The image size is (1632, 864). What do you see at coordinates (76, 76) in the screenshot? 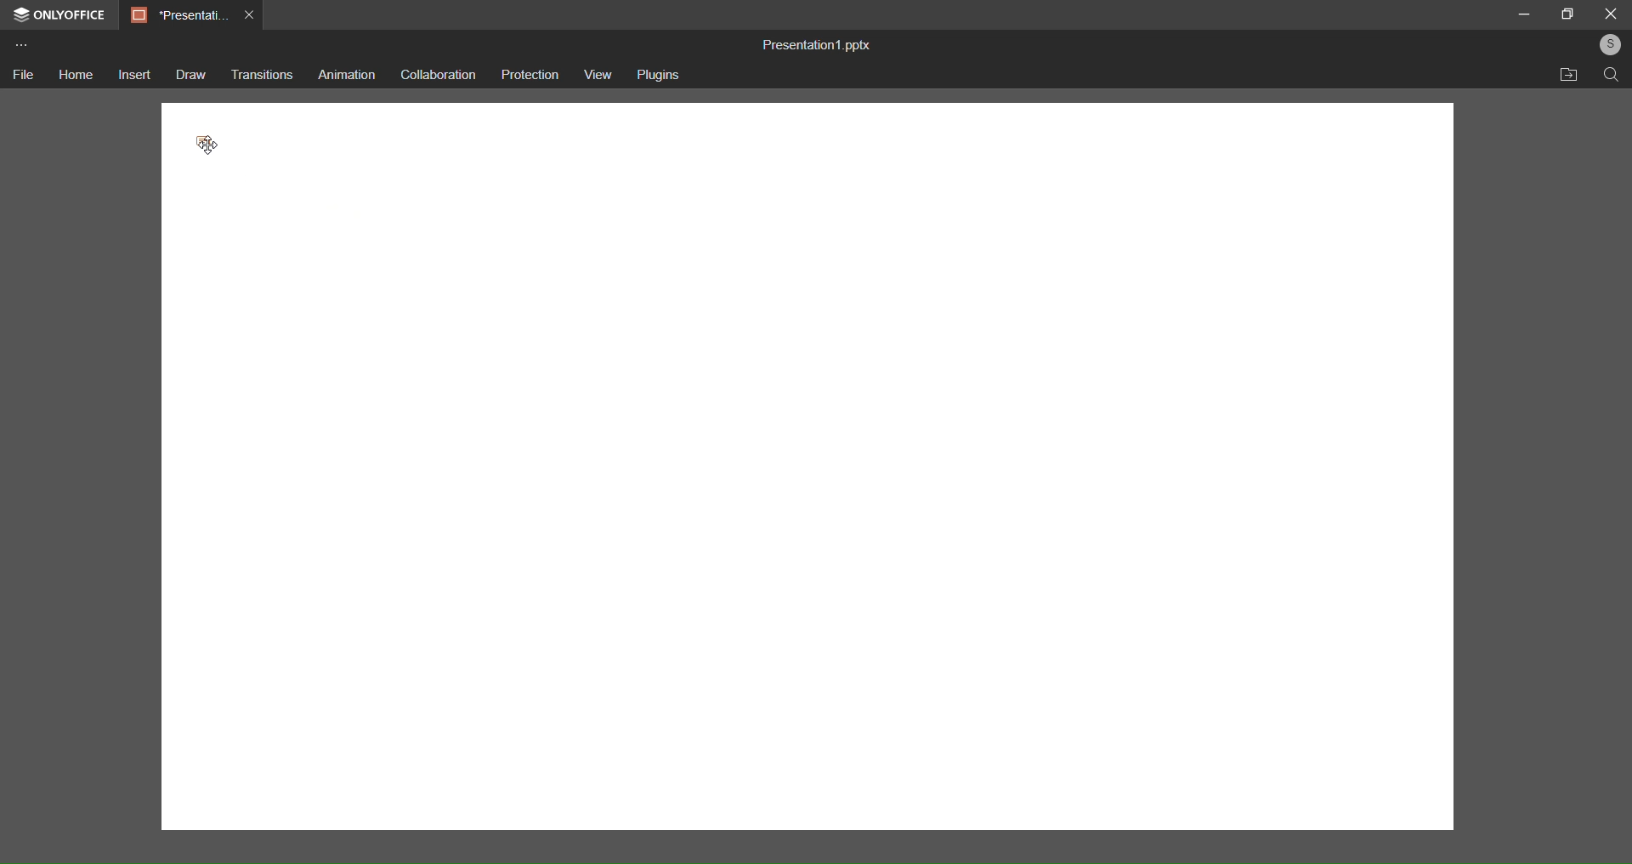
I see `home` at bounding box center [76, 76].